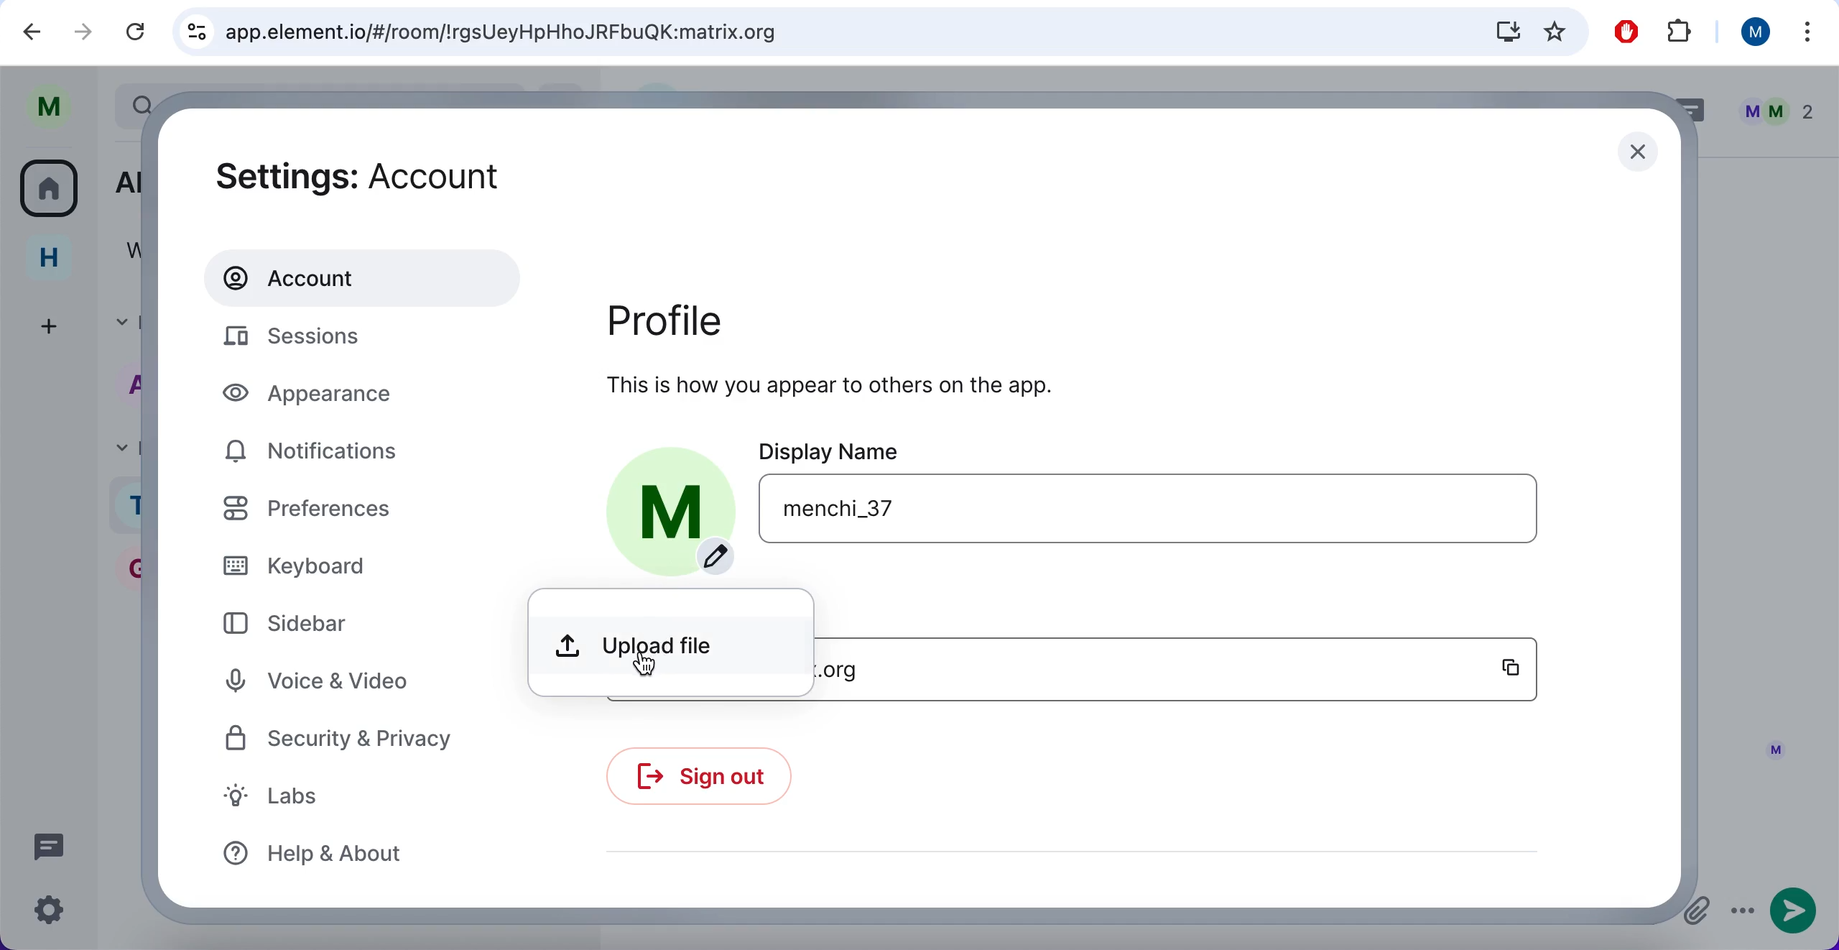 The width and height of the screenshot is (1839, 950). Describe the element at coordinates (1782, 112) in the screenshot. I see `` at that location.